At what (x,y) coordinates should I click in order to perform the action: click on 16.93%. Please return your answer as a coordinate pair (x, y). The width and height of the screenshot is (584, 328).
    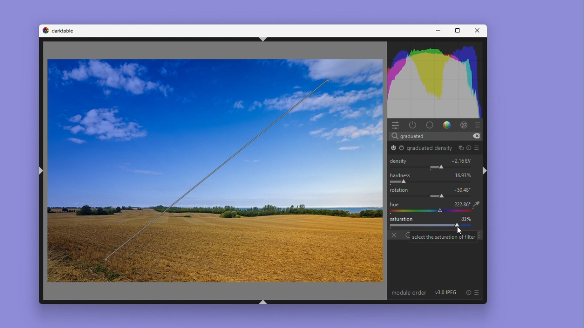
    Looking at the image, I should click on (461, 175).